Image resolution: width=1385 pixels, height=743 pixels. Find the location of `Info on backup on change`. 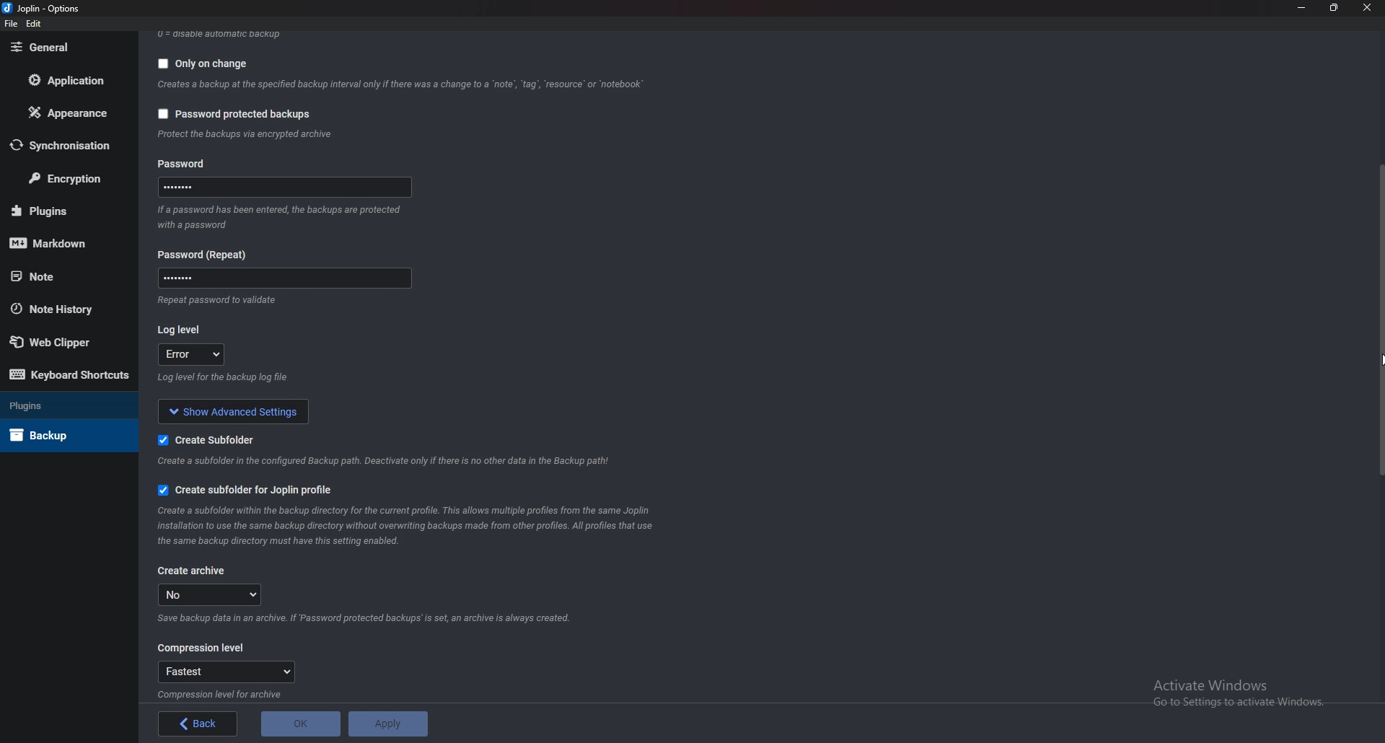

Info on backup on change is located at coordinates (399, 86).